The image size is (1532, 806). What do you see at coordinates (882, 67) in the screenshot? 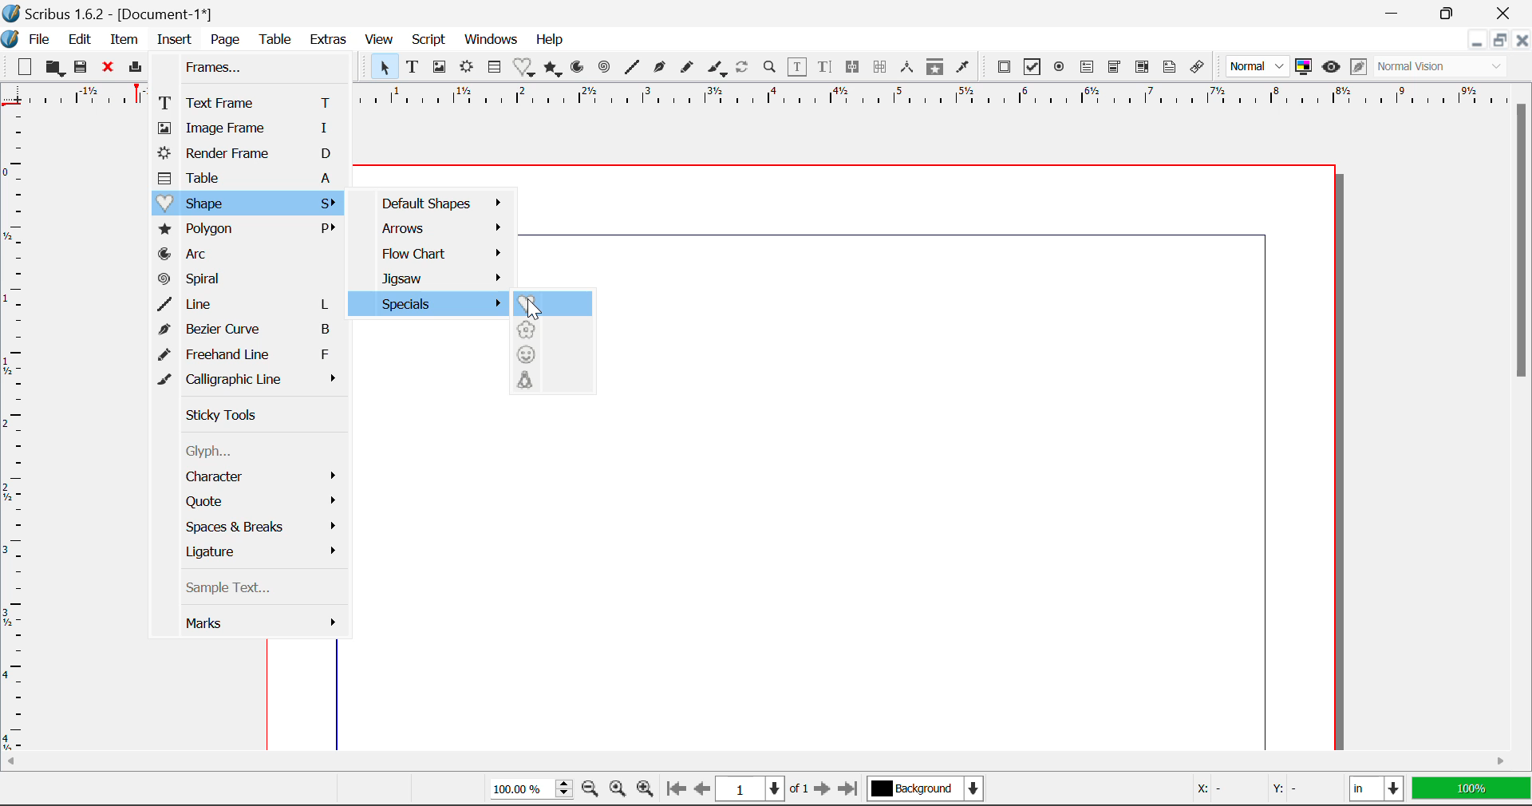
I see `Delink Text Frames` at bounding box center [882, 67].